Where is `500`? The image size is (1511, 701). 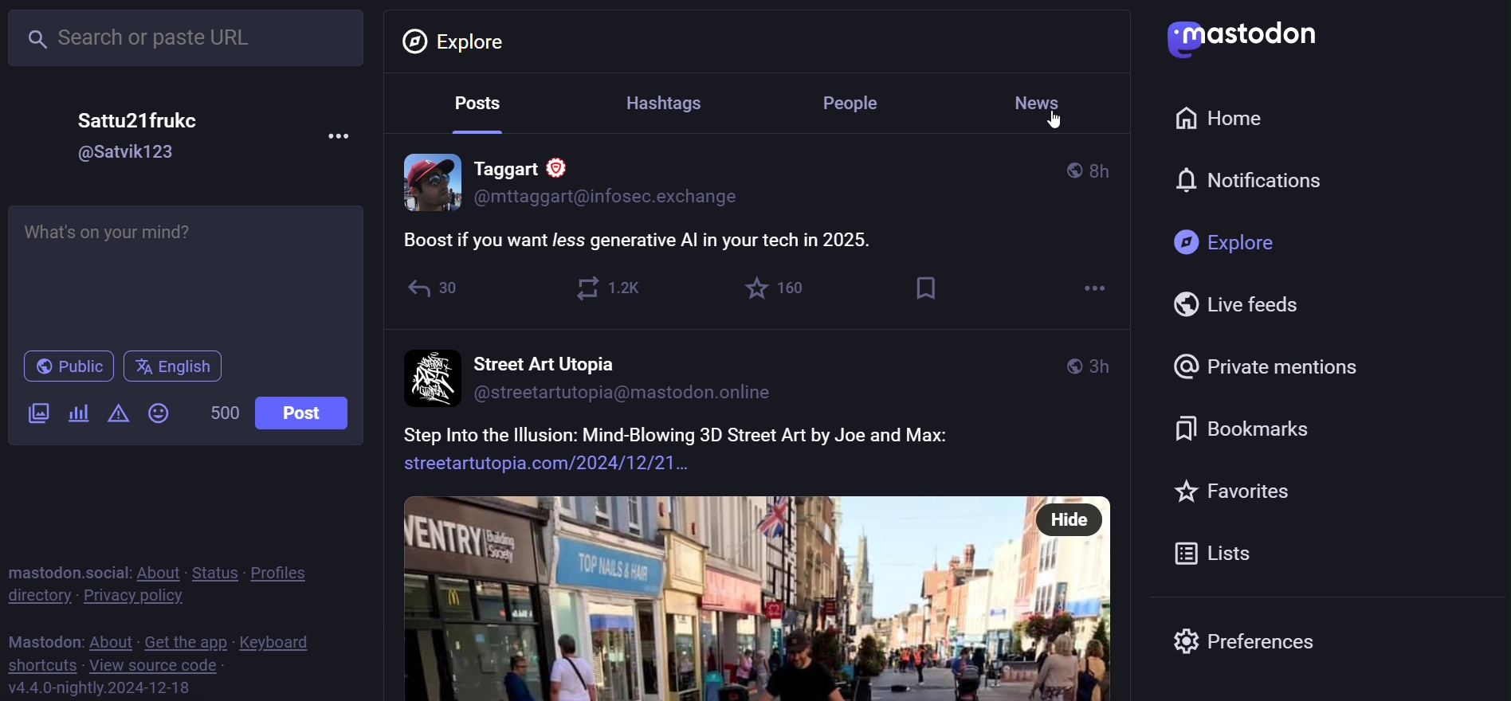 500 is located at coordinates (224, 414).